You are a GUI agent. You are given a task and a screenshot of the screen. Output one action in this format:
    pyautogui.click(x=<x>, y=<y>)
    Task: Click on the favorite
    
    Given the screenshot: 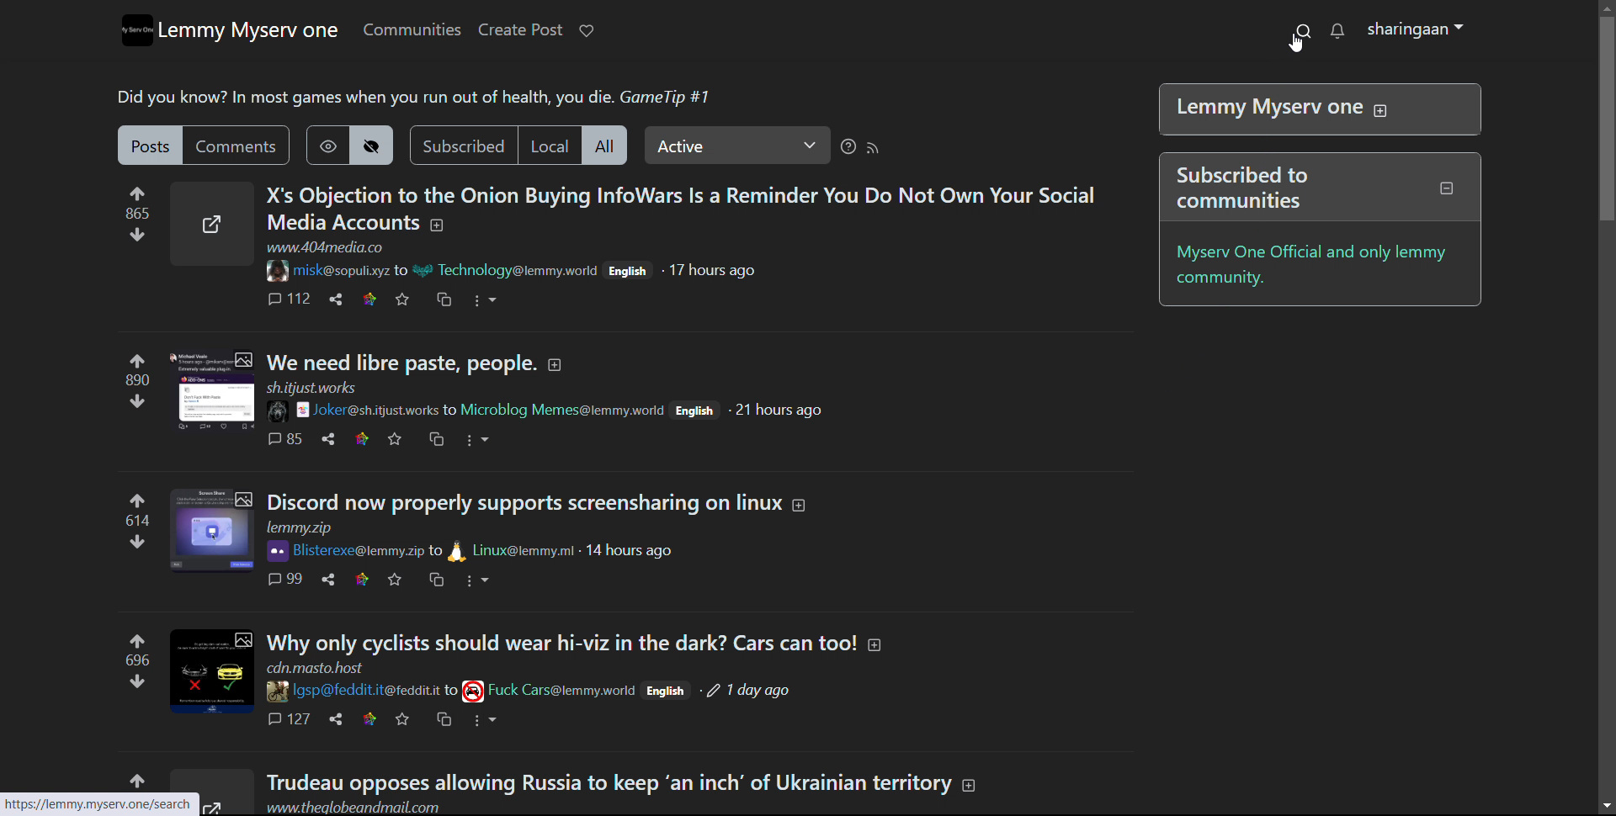 What is the action you would take?
    pyautogui.click(x=397, y=439)
    